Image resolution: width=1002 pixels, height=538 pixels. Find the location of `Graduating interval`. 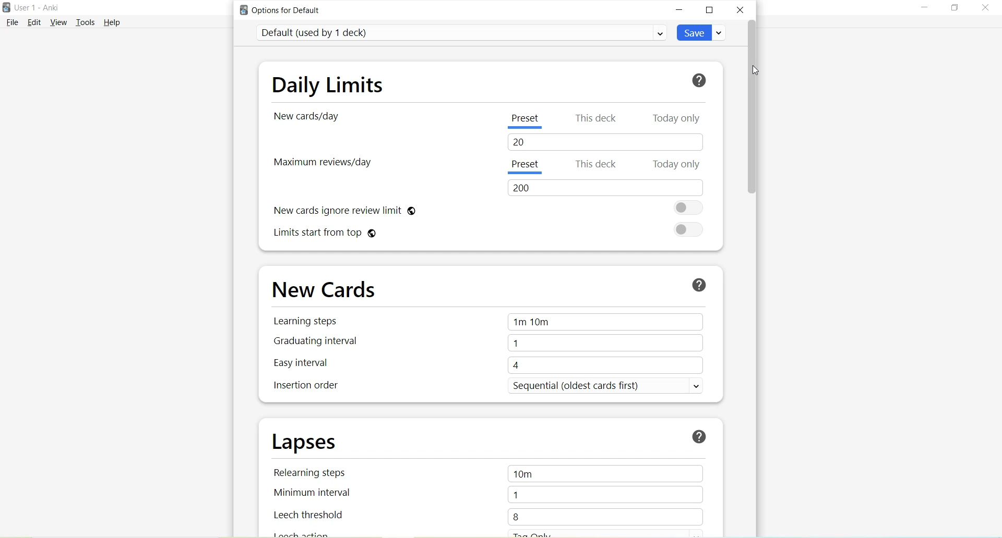

Graduating interval is located at coordinates (316, 340).